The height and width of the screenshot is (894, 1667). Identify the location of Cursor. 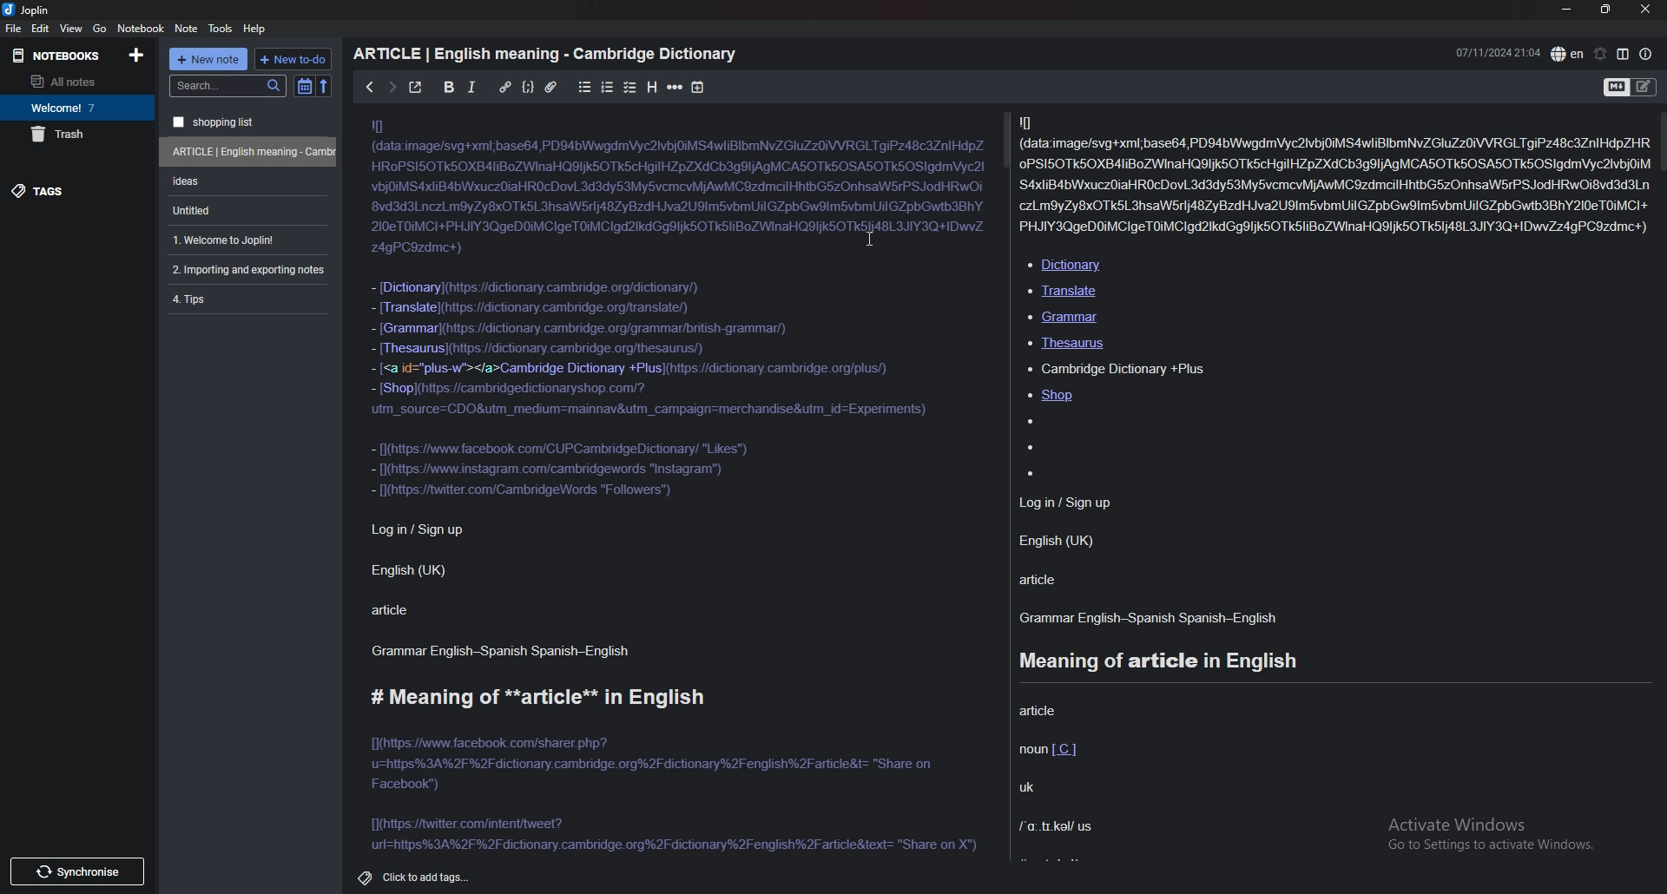
(871, 239).